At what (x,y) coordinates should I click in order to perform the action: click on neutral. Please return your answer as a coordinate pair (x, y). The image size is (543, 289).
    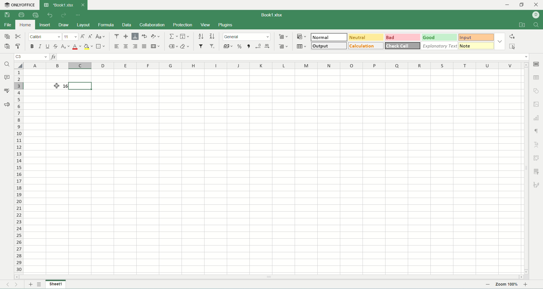
    Looking at the image, I should click on (367, 38).